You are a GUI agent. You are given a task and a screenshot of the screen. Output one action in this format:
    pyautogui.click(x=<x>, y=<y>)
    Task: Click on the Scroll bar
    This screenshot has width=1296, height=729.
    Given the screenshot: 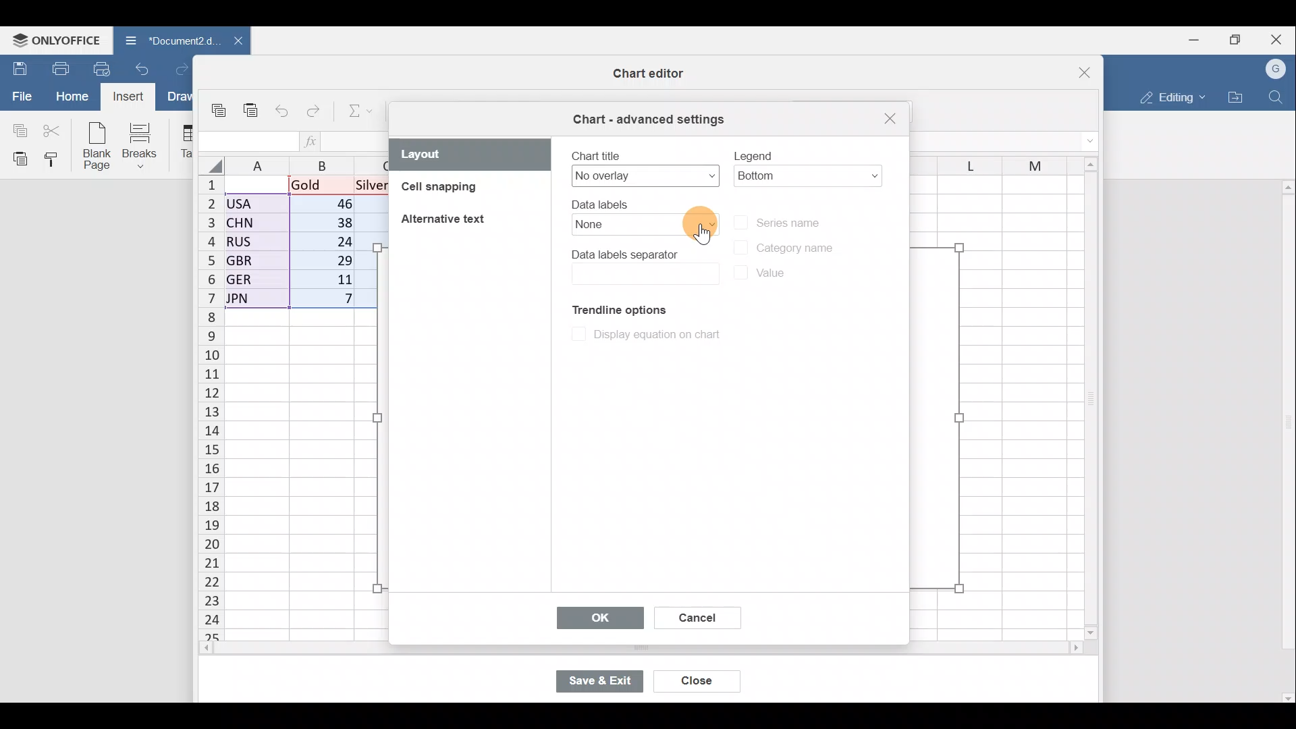 What is the action you would take?
    pyautogui.click(x=1086, y=396)
    